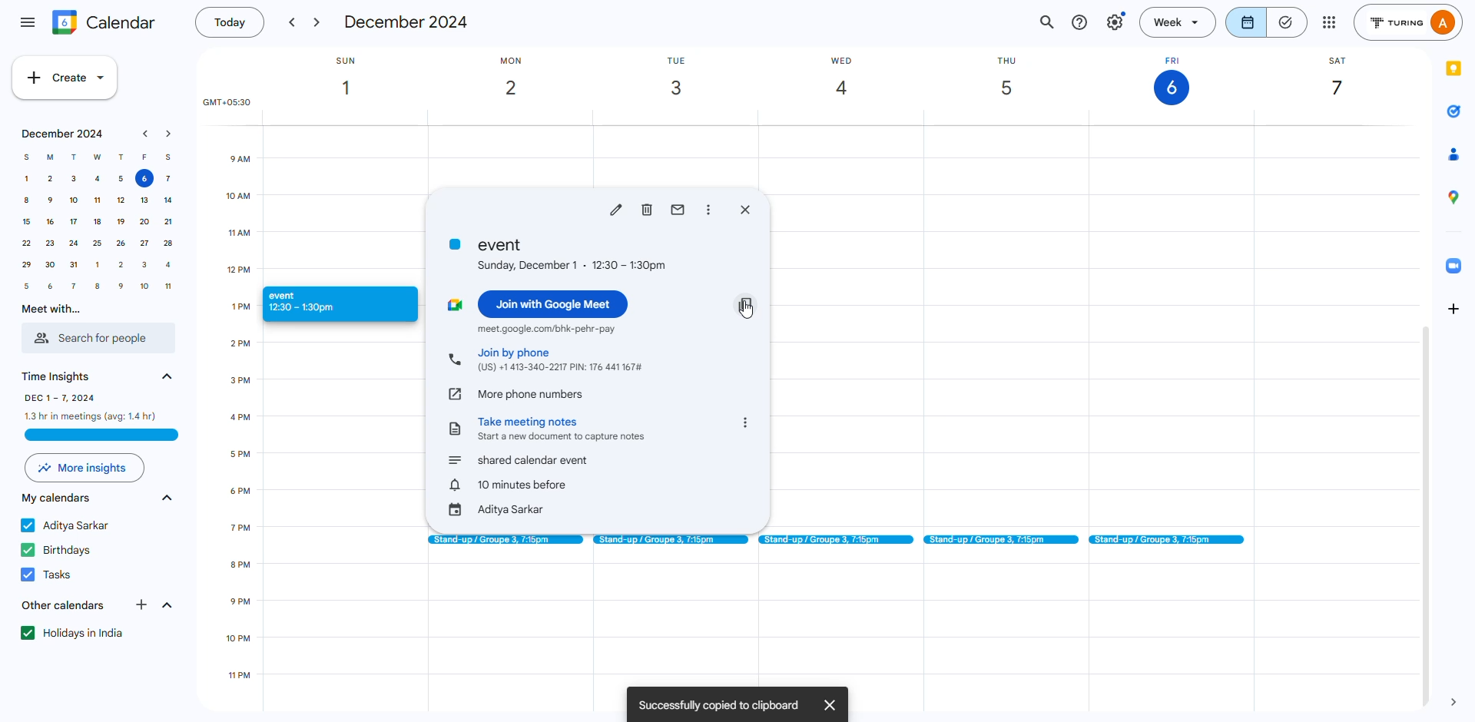 The width and height of the screenshot is (1475, 722). Describe the element at coordinates (648, 209) in the screenshot. I see `delete` at that location.